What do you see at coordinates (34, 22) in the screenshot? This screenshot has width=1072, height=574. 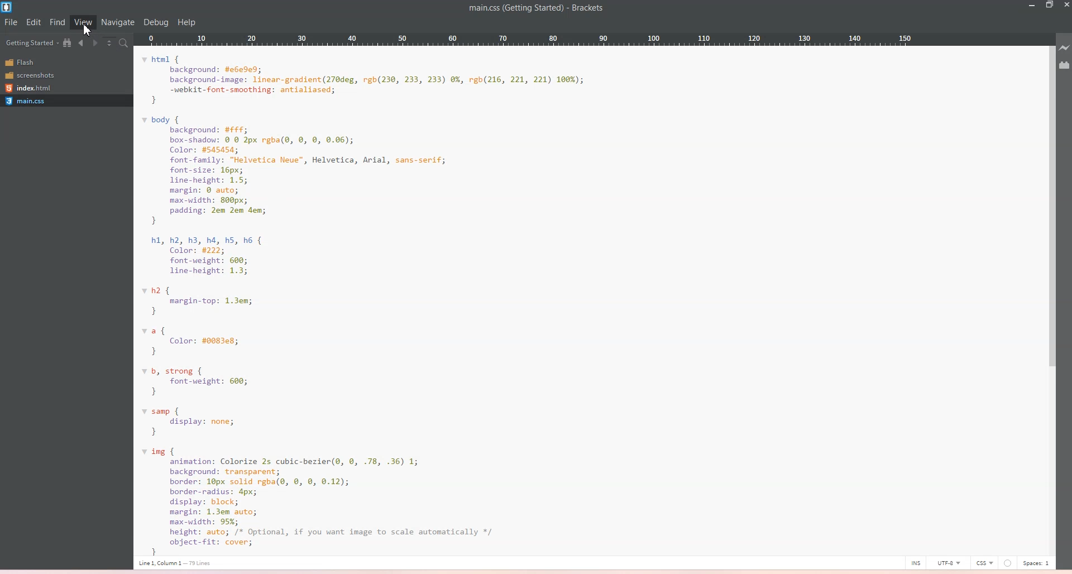 I see `Edit` at bounding box center [34, 22].